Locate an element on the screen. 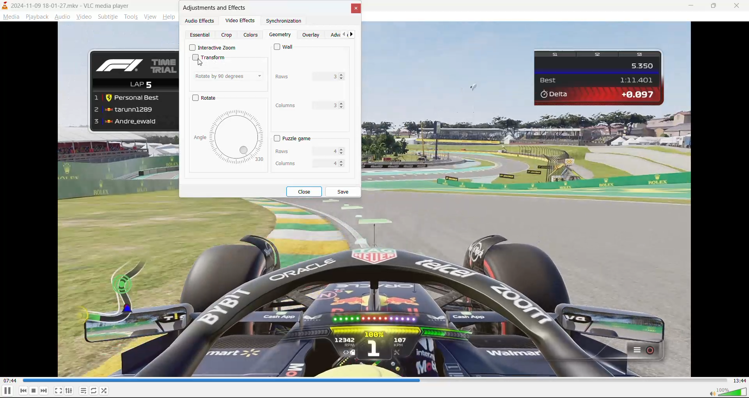 The height and width of the screenshot is (398, 749). transform is located at coordinates (209, 57).